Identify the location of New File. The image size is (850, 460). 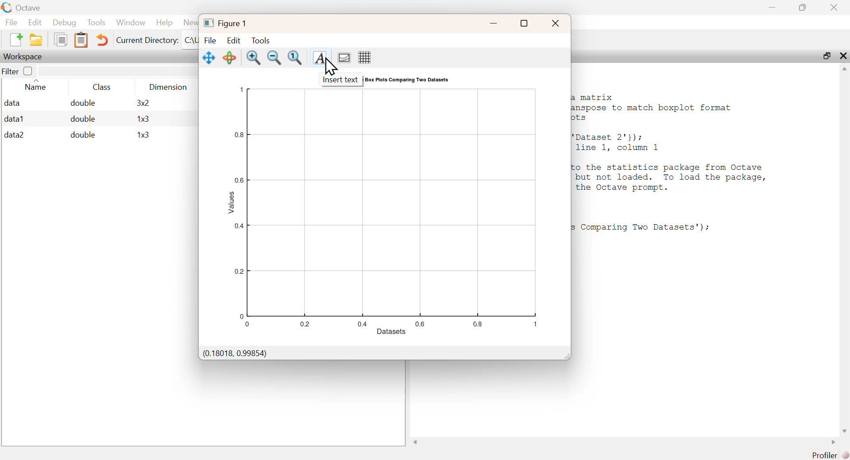
(15, 39).